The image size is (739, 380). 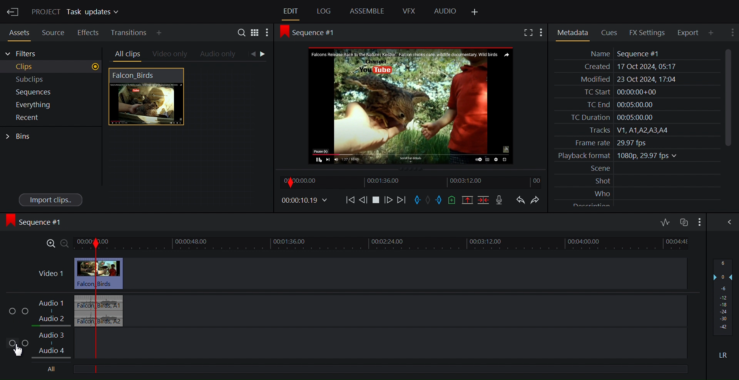 I want to click on Show/Hide the full audio mix, so click(x=728, y=222).